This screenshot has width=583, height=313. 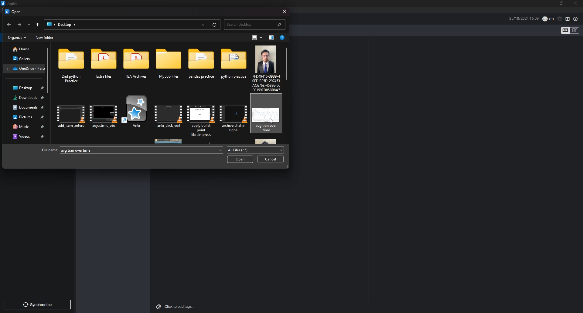 What do you see at coordinates (138, 68) in the screenshot?
I see `IBA archieves` at bounding box center [138, 68].